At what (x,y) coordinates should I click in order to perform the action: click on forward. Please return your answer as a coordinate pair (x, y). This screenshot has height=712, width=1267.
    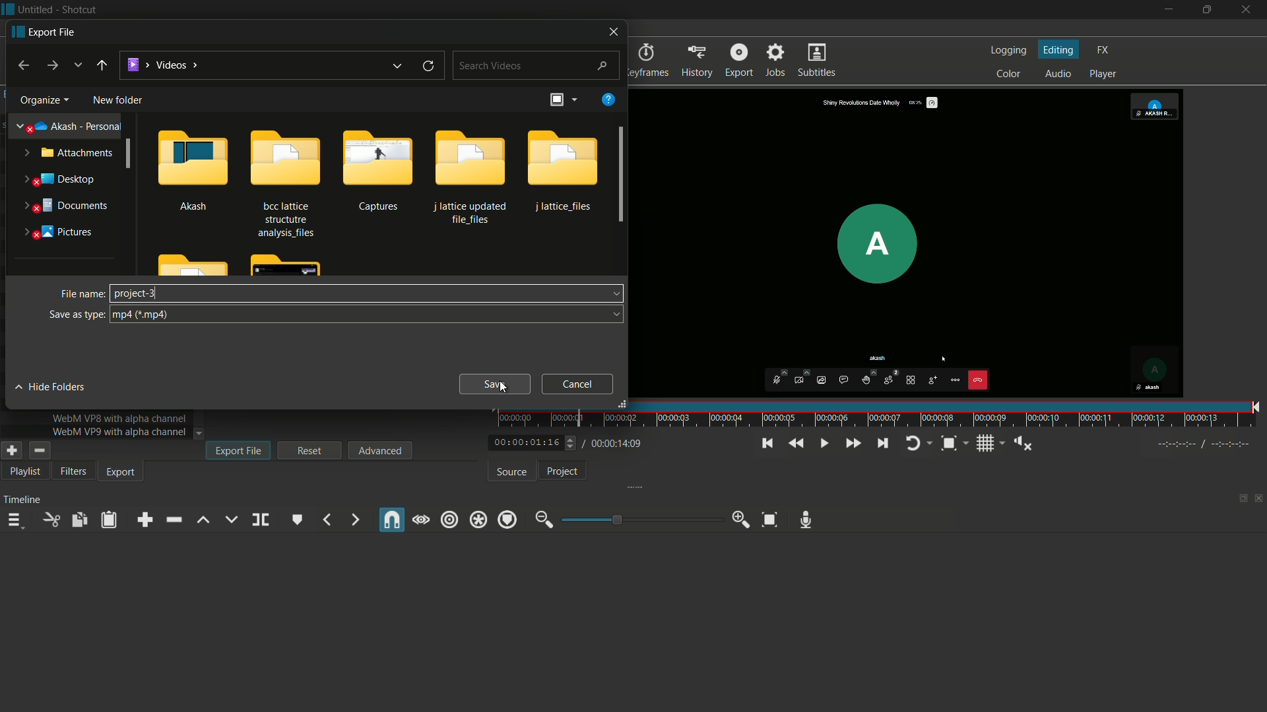
    Looking at the image, I should click on (51, 65).